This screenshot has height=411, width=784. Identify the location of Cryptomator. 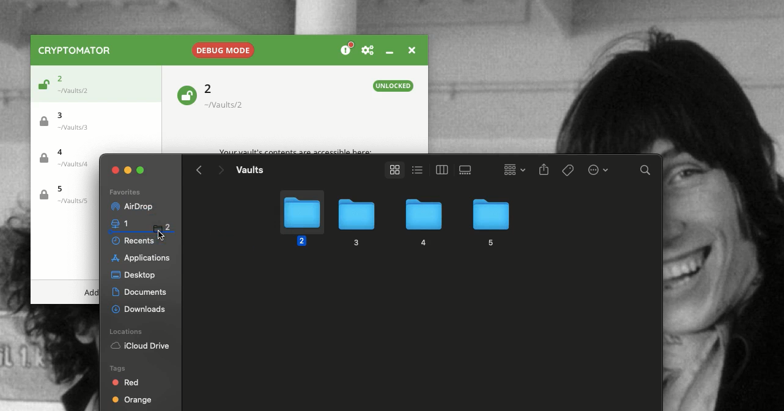
(75, 50).